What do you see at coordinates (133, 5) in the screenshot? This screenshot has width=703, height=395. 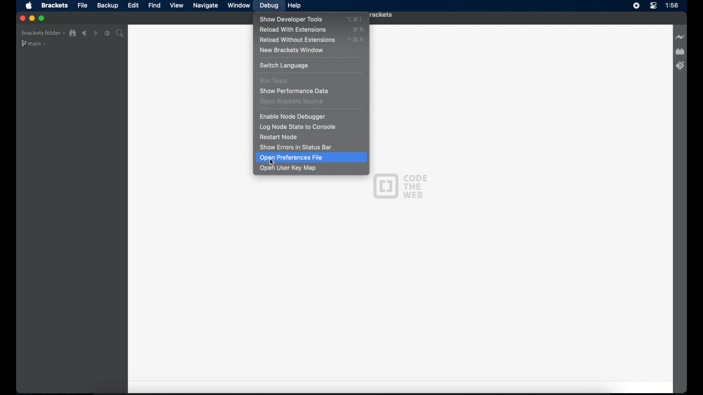 I see `edit` at bounding box center [133, 5].